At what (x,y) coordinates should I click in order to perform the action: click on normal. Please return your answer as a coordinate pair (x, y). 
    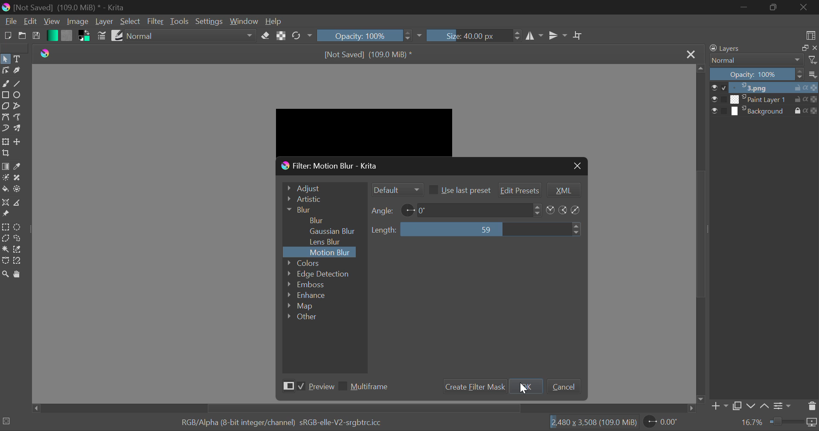
    Looking at the image, I should click on (190, 35).